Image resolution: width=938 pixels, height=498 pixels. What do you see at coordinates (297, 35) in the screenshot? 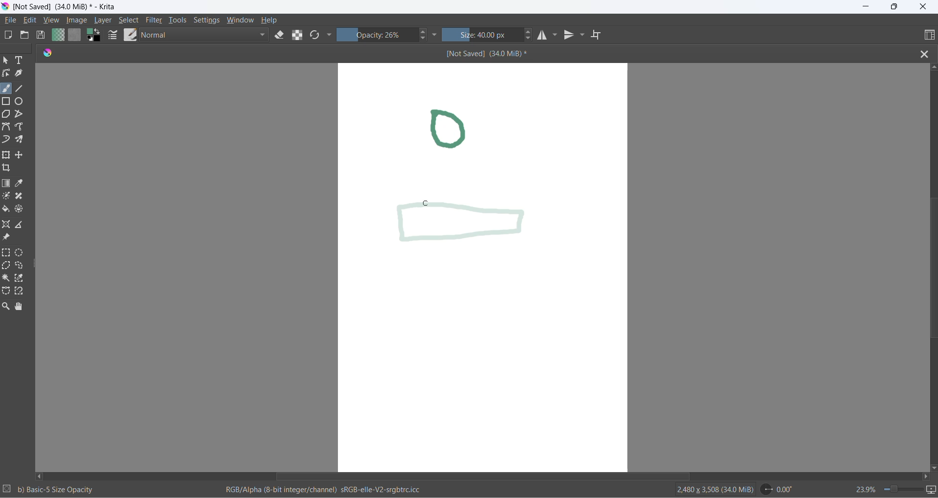
I see `preserve alpha` at bounding box center [297, 35].